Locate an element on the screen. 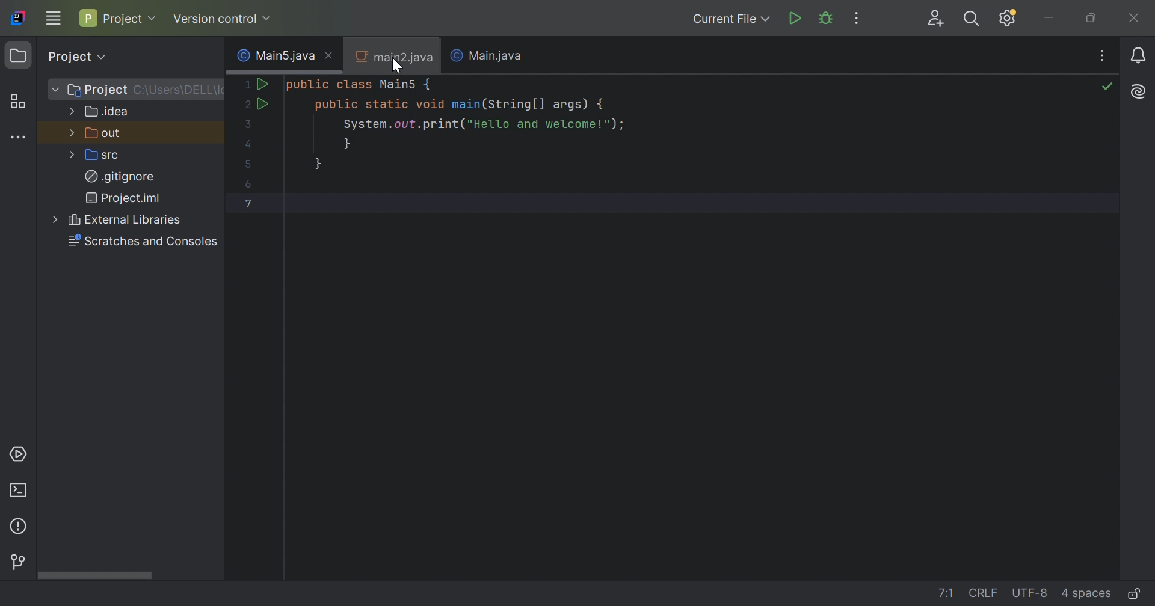  Updates available. IDE and Project Settings is located at coordinates (1009, 19).